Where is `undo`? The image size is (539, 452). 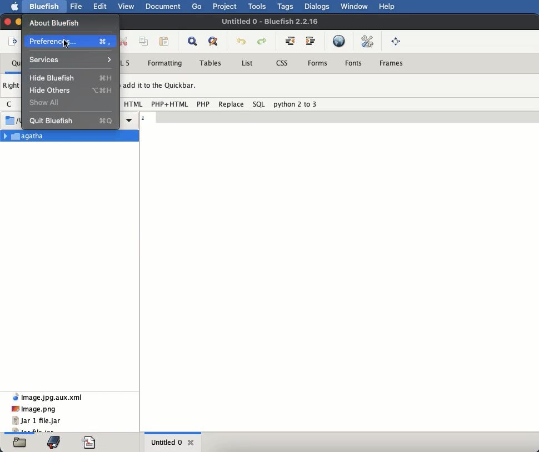 undo is located at coordinates (242, 42).